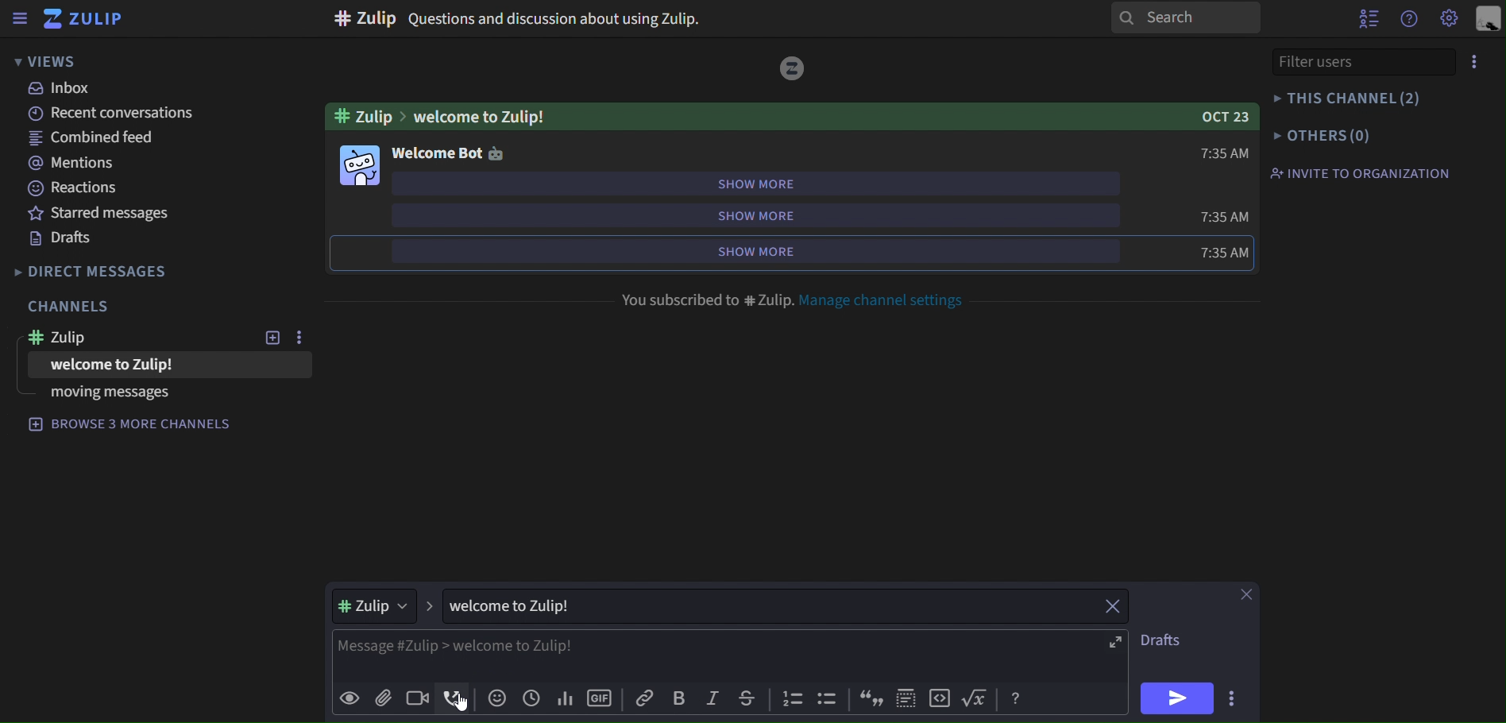  What do you see at coordinates (73, 305) in the screenshot?
I see `channels` at bounding box center [73, 305].